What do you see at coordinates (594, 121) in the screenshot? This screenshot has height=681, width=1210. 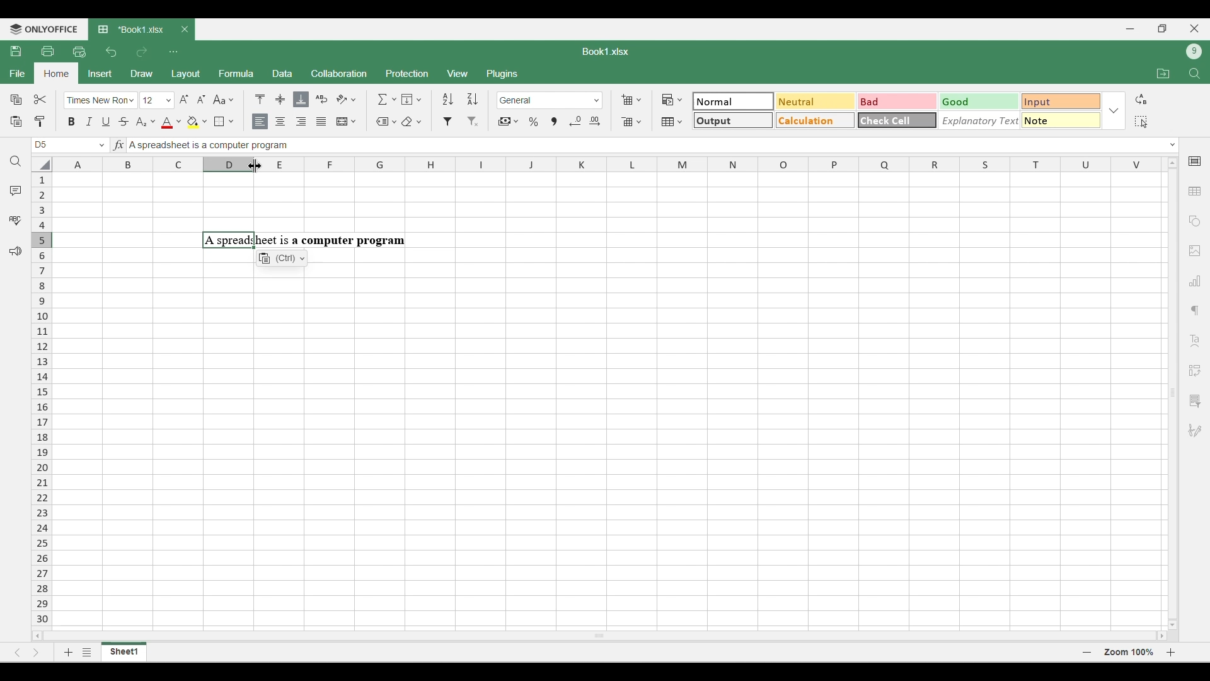 I see `Increase decimal` at bounding box center [594, 121].